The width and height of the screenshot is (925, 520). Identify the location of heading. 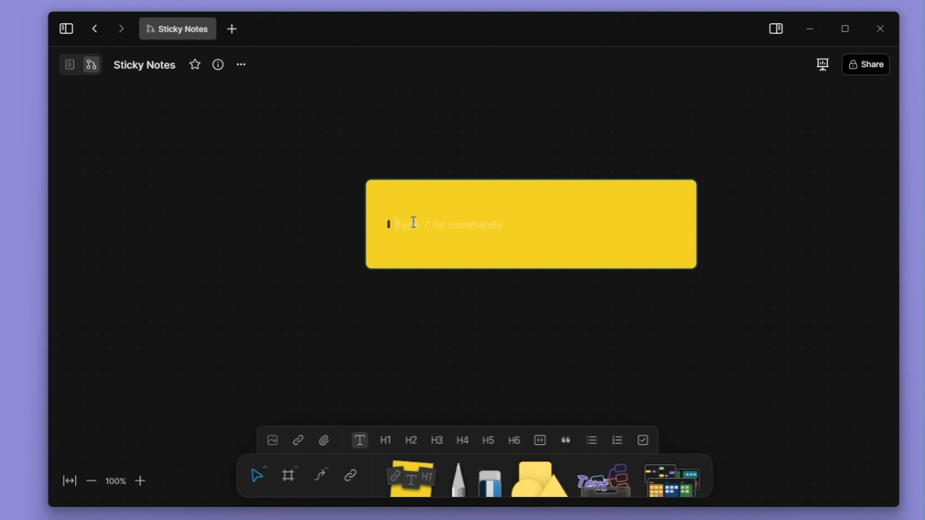
(464, 439).